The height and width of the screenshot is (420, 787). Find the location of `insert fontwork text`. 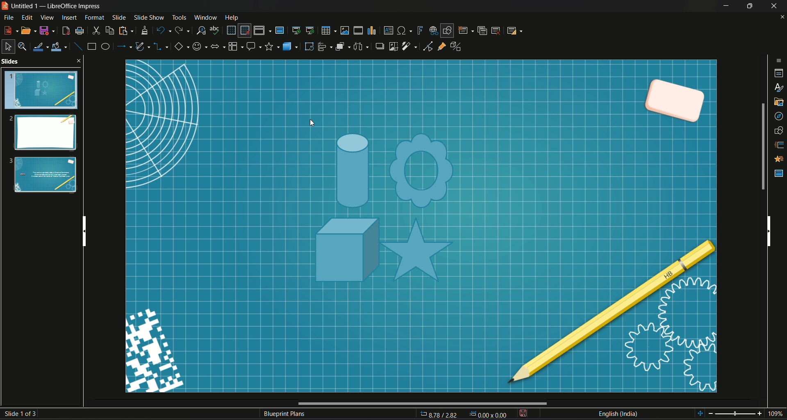

insert fontwork text is located at coordinates (419, 30).